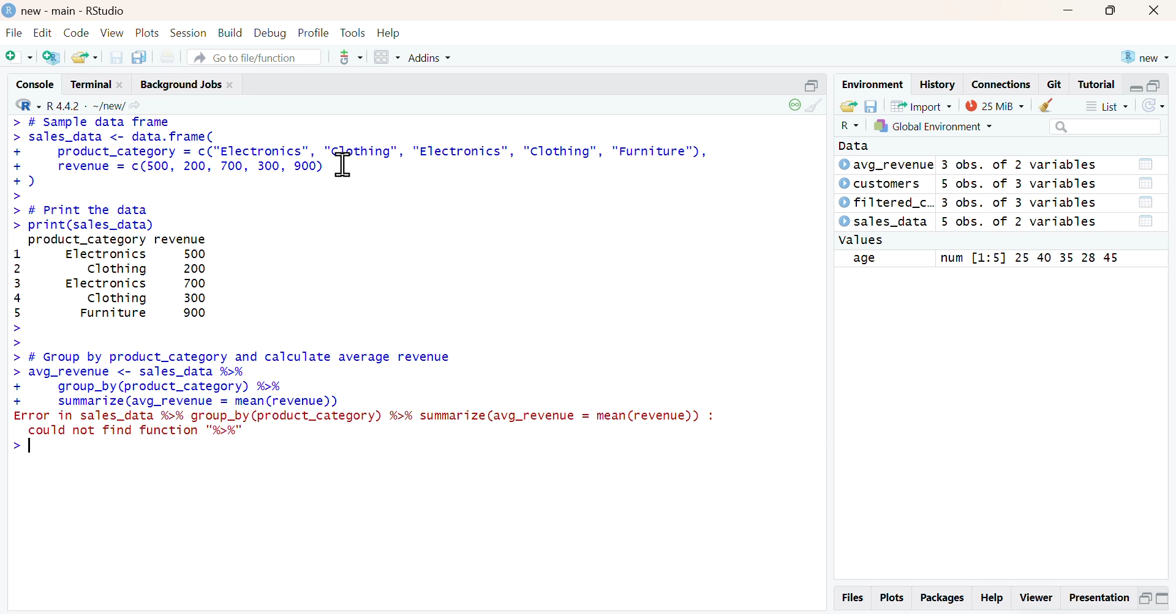 Image resolution: width=1176 pixels, height=614 pixels. I want to click on Code, so click(76, 34).